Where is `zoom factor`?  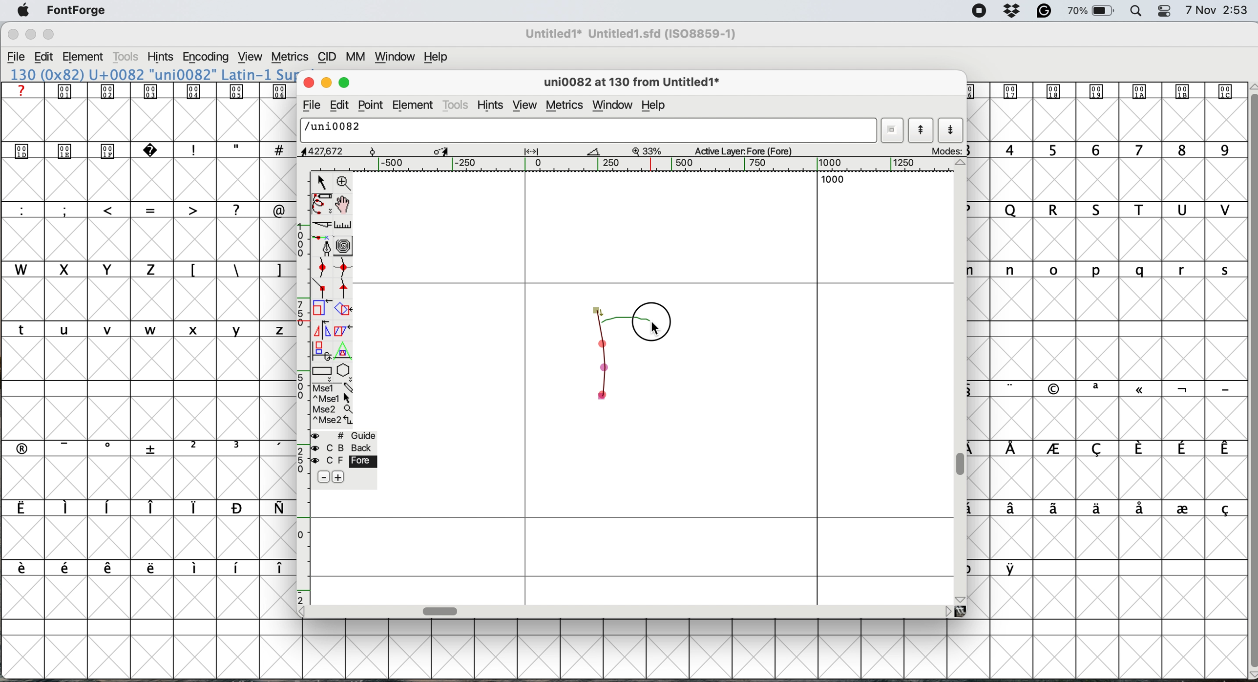 zoom factor is located at coordinates (649, 150).